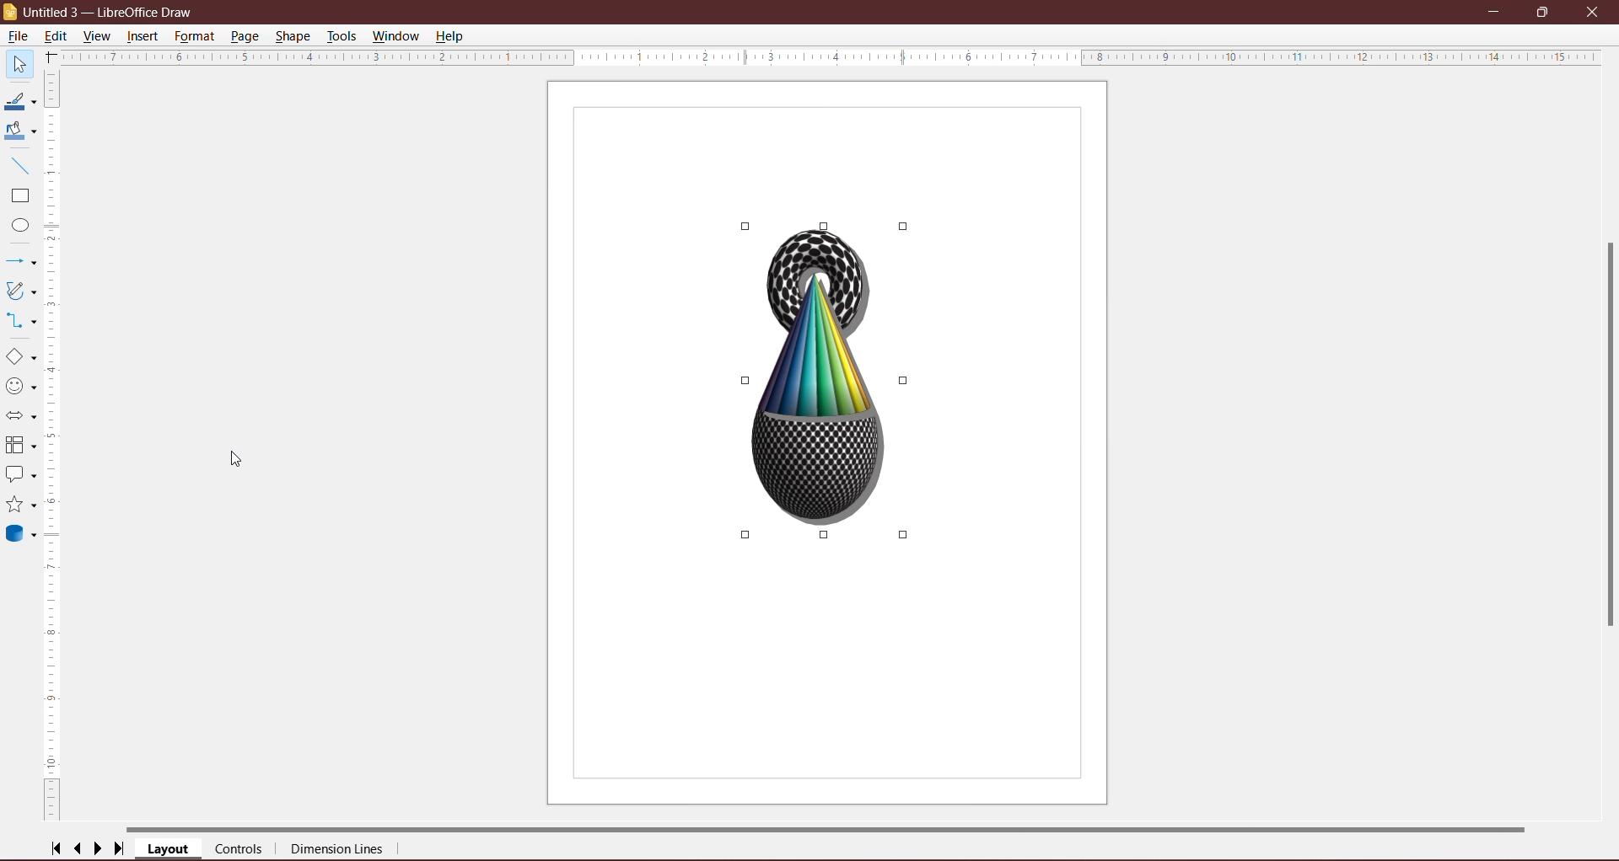 The image size is (1619, 861). I want to click on Help, so click(452, 37).